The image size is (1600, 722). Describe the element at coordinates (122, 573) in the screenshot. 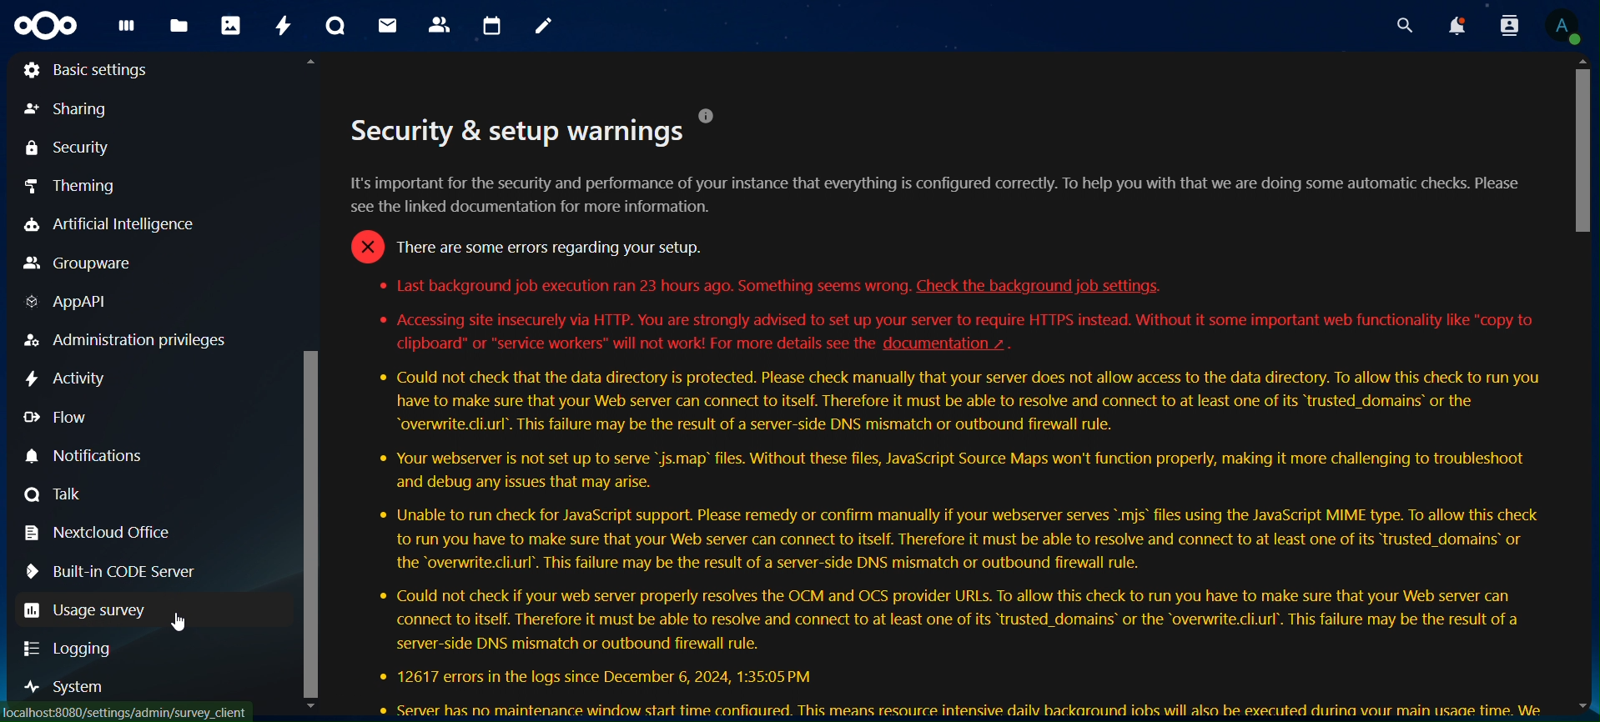

I see `bulit in code server` at that location.